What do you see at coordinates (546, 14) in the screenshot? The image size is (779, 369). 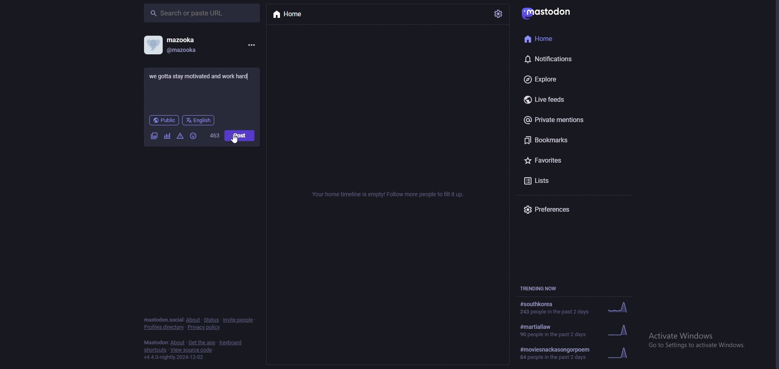 I see `mastodon` at bounding box center [546, 14].